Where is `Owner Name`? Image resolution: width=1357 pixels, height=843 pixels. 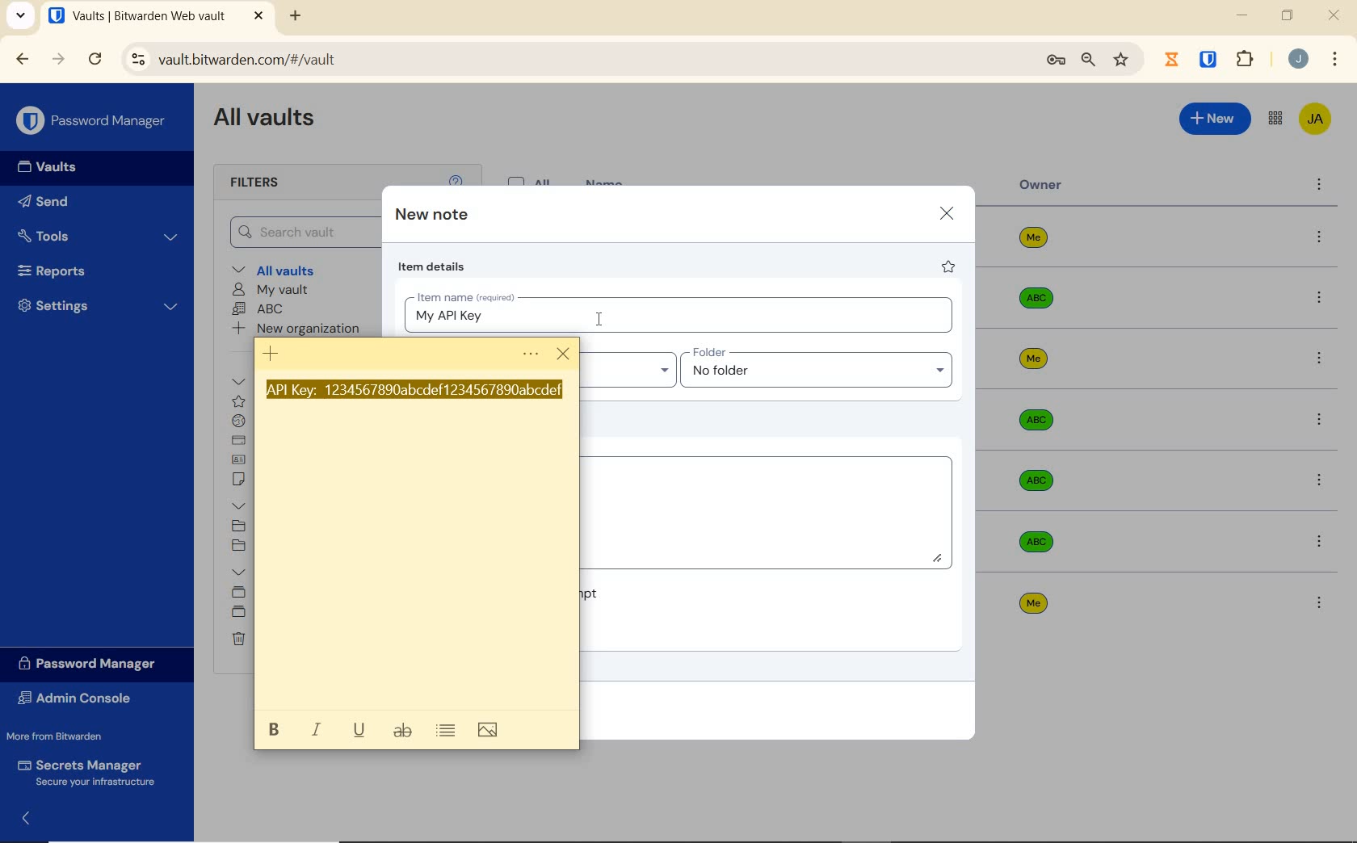
Owner Name is located at coordinates (1034, 421).